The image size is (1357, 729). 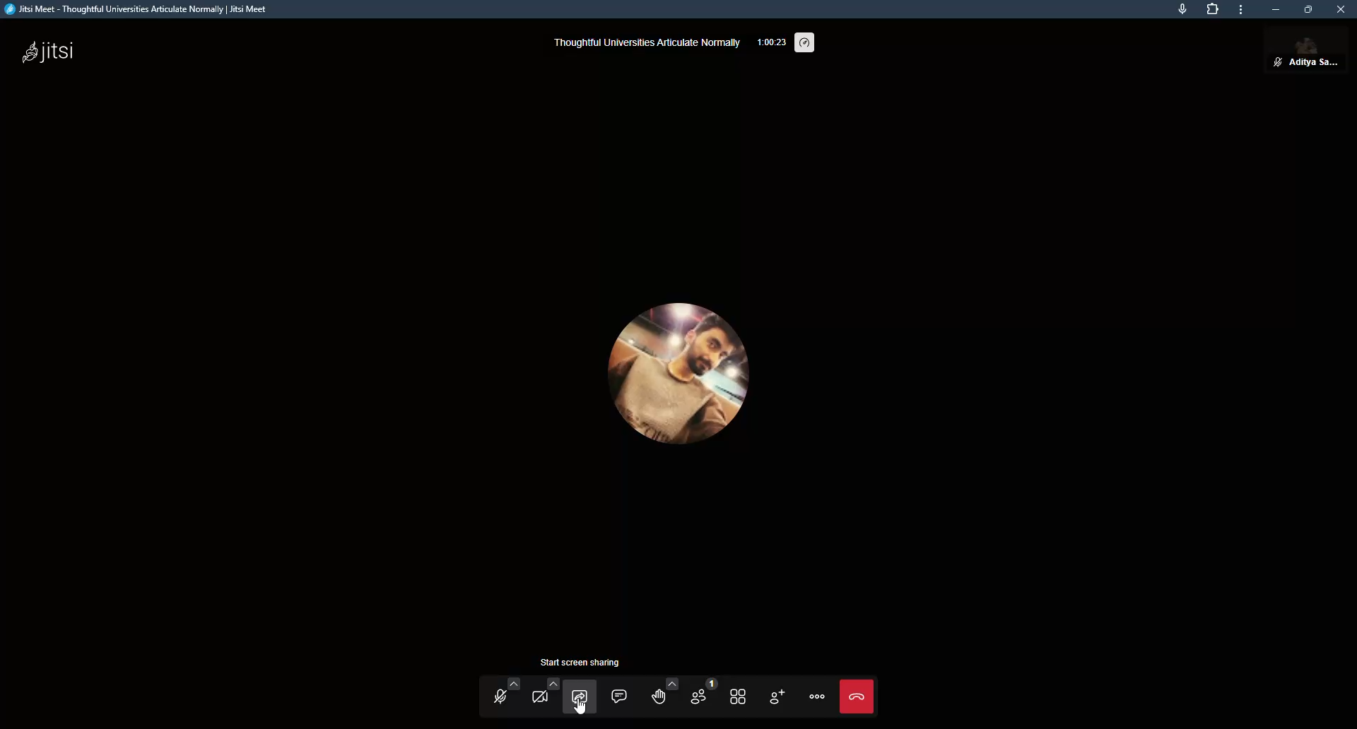 What do you see at coordinates (645, 42) in the screenshot?
I see `thoughtful universities articulate normally` at bounding box center [645, 42].